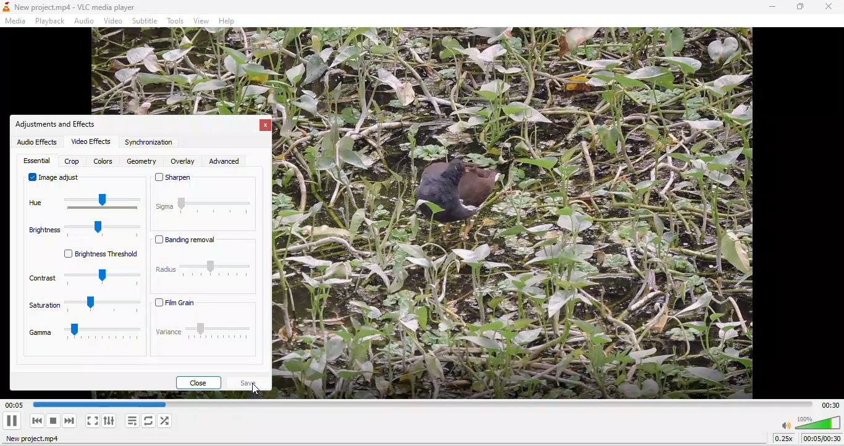  I want to click on synchronization, so click(151, 144).